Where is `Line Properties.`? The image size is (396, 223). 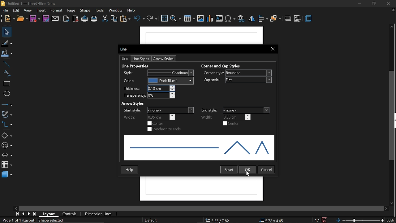
Line Properties. is located at coordinates (136, 65).